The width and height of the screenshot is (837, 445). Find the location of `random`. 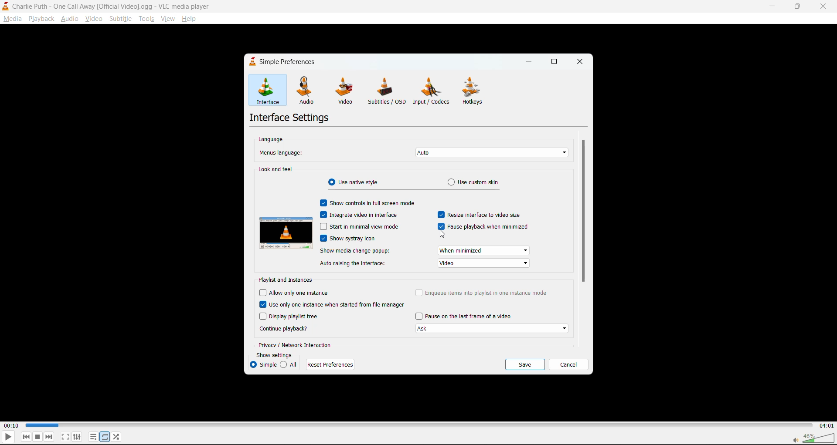

random is located at coordinates (117, 437).